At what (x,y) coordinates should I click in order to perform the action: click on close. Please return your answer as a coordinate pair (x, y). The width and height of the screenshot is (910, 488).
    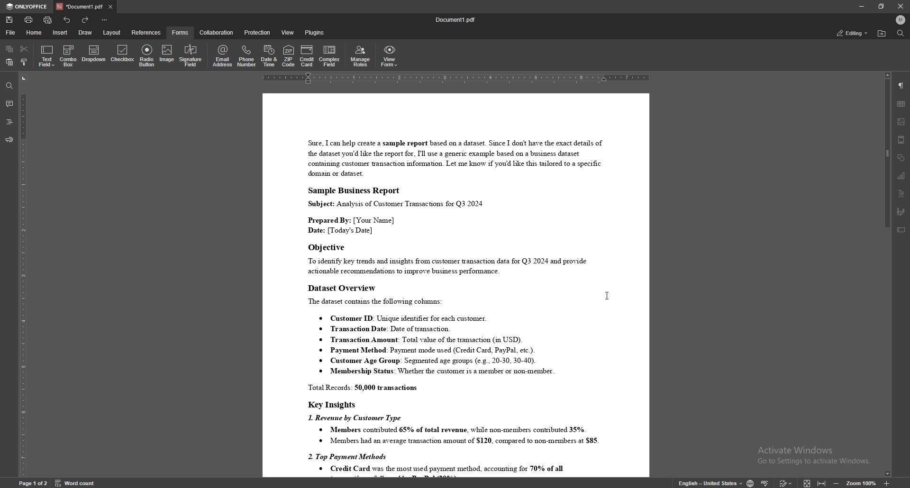
    Looking at the image, I should click on (901, 6).